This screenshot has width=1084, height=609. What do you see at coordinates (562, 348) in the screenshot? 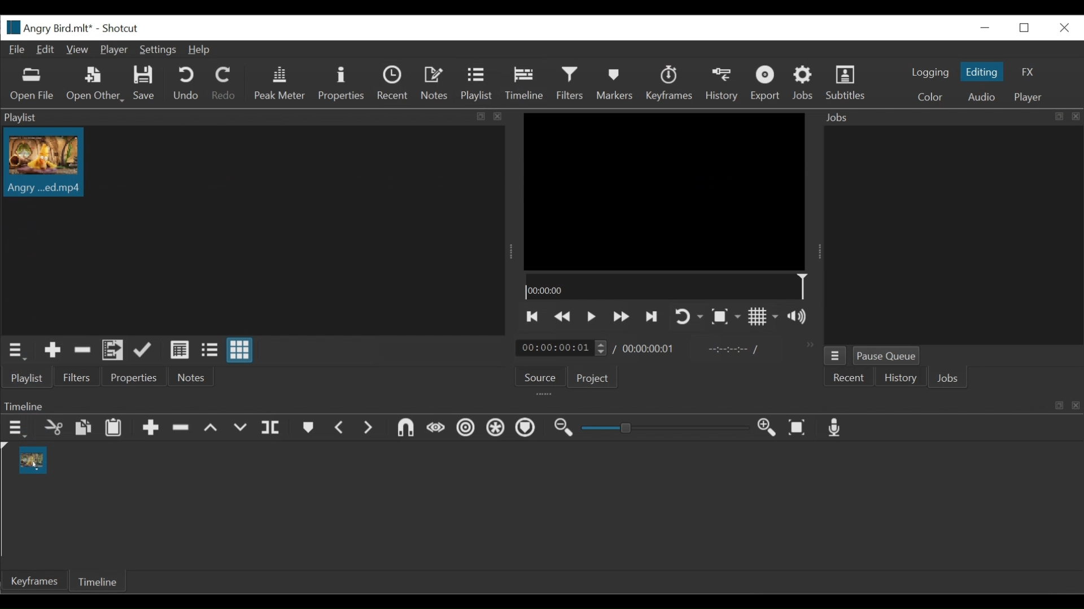
I see `Current duration` at bounding box center [562, 348].